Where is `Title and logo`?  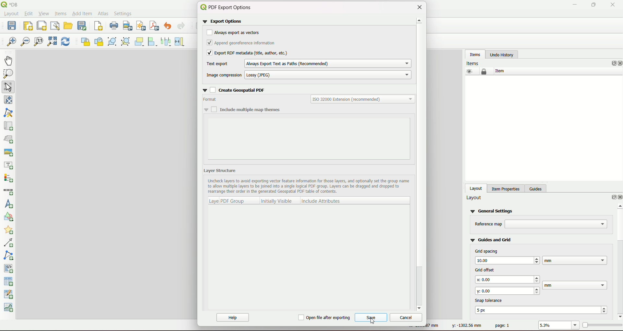 Title and logo is located at coordinates (228, 7).